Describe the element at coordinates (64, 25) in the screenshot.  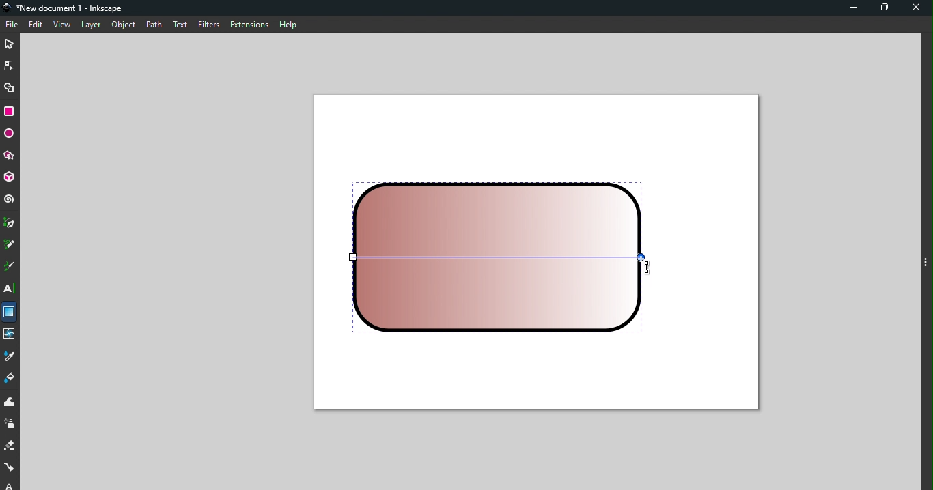
I see `View` at that location.